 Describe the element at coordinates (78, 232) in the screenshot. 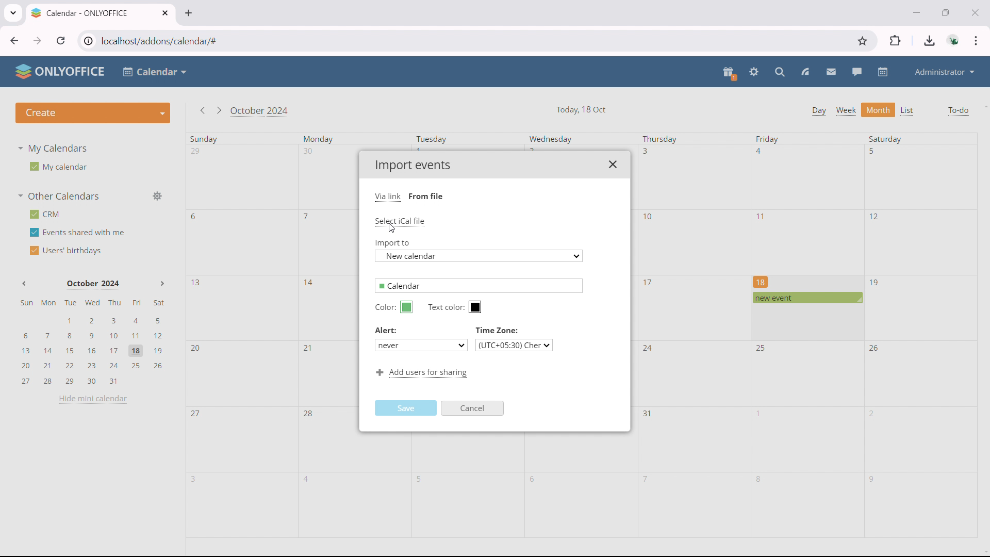

I see `events shared with me` at that location.